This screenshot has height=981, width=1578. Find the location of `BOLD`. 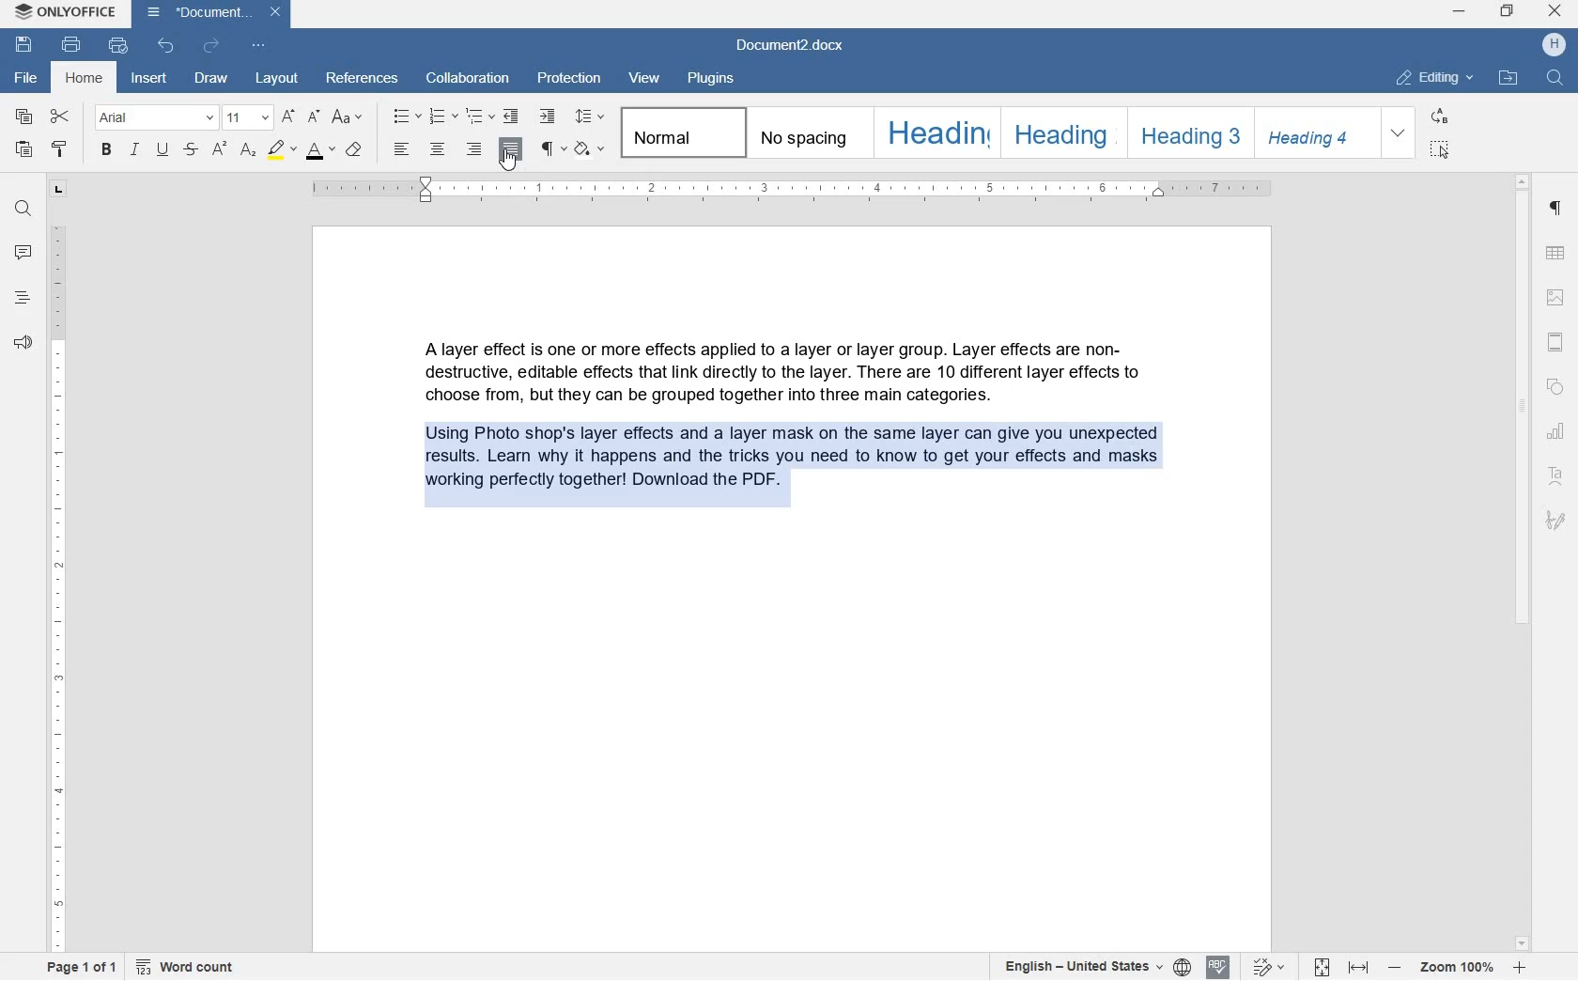

BOLD is located at coordinates (106, 150).